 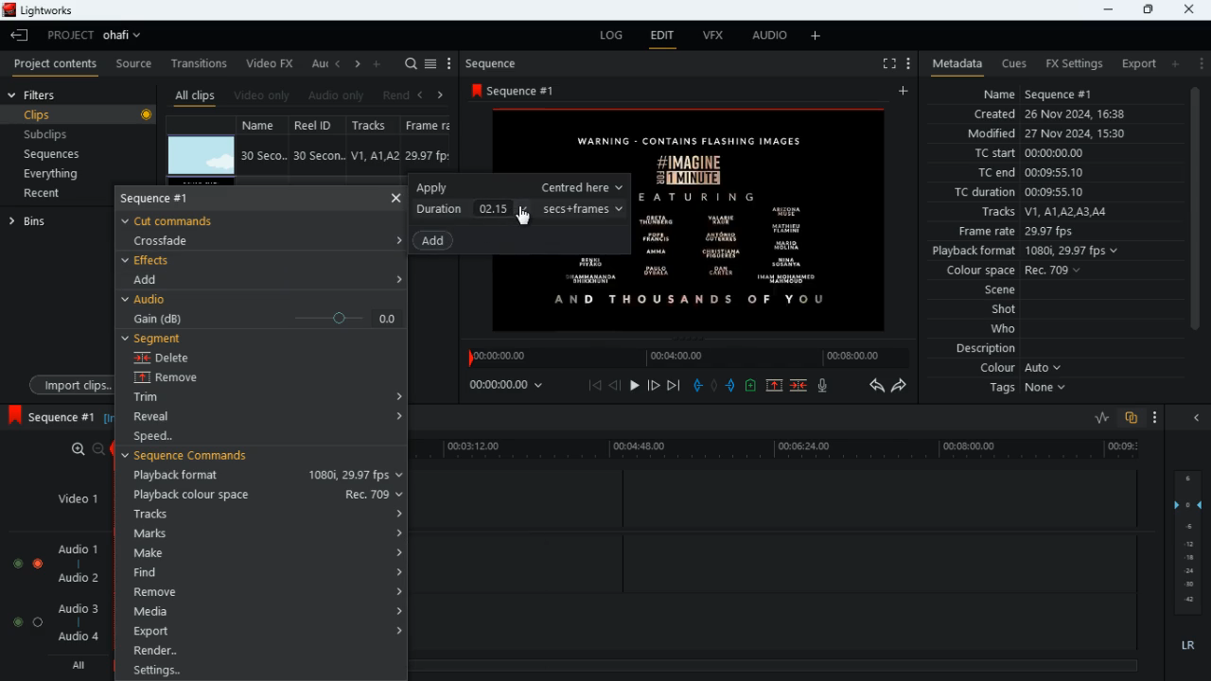 What do you see at coordinates (81, 115) in the screenshot?
I see `clips` at bounding box center [81, 115].